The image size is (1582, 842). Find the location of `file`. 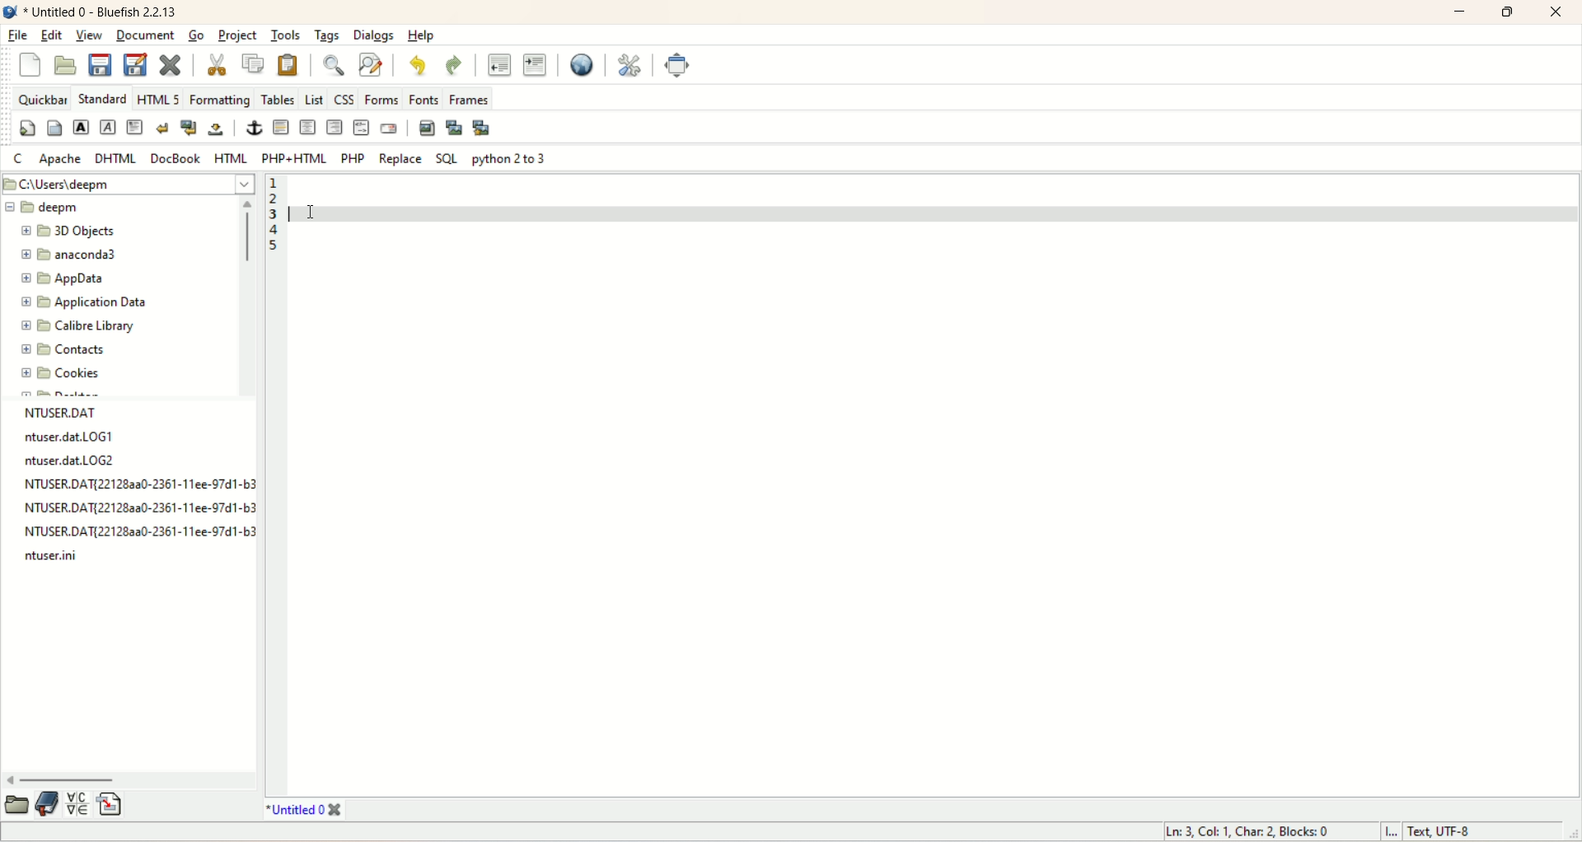

file is located at coordinates (19, 36).